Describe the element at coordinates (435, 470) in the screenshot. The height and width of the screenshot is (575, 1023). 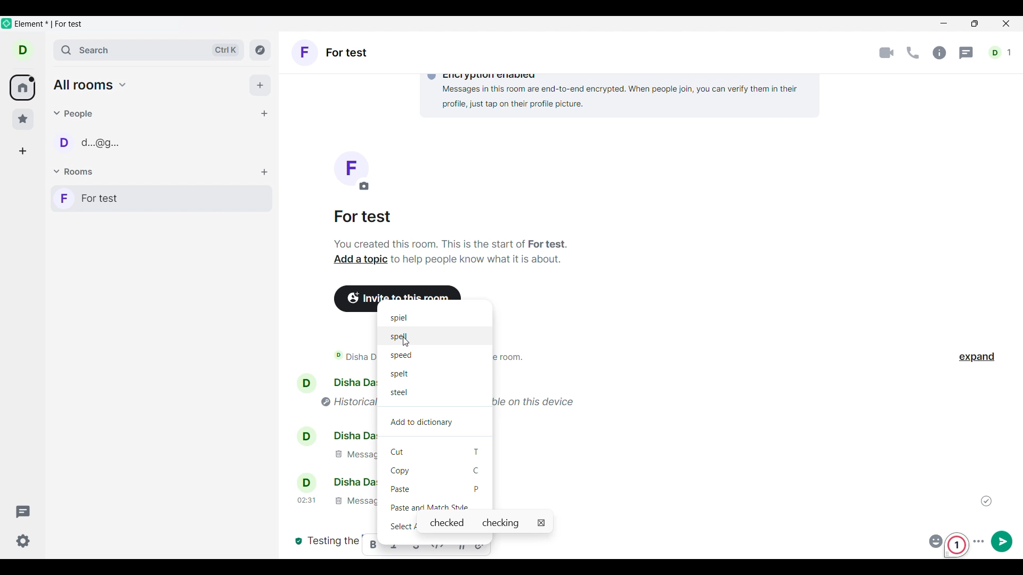
I see `Copy` at that location.